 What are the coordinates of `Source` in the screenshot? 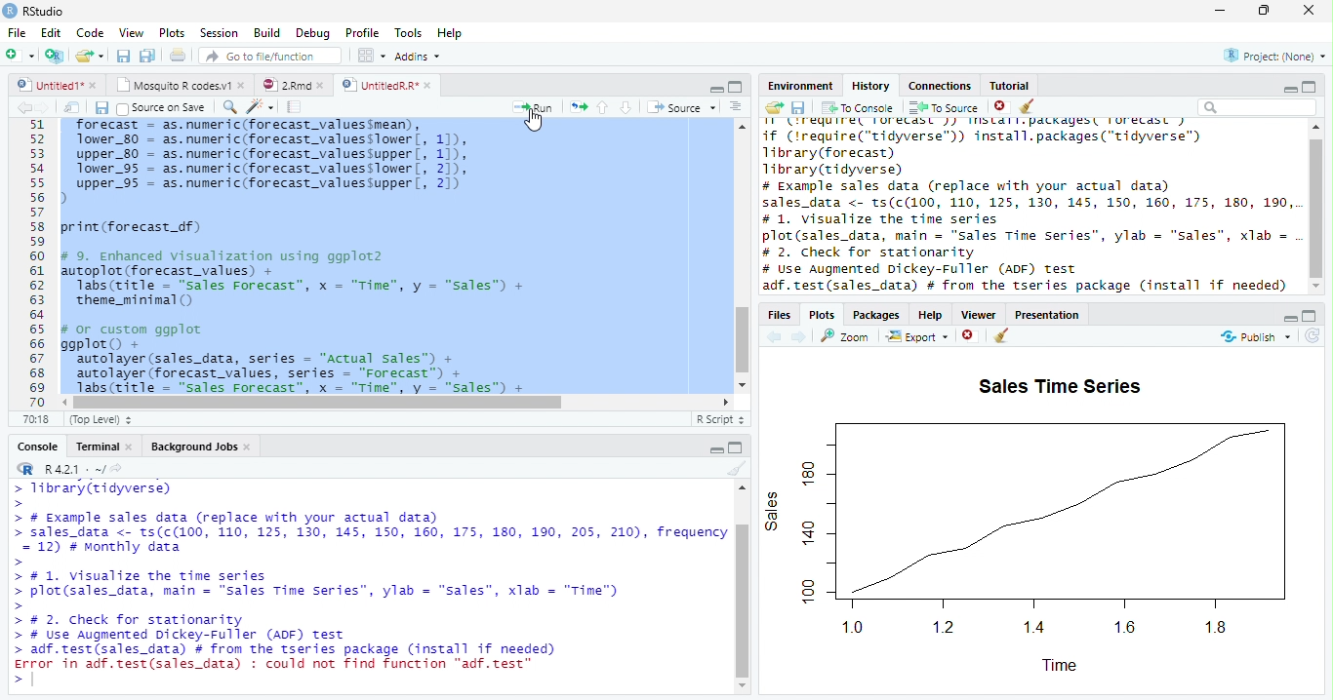 It's located at (682, 107).